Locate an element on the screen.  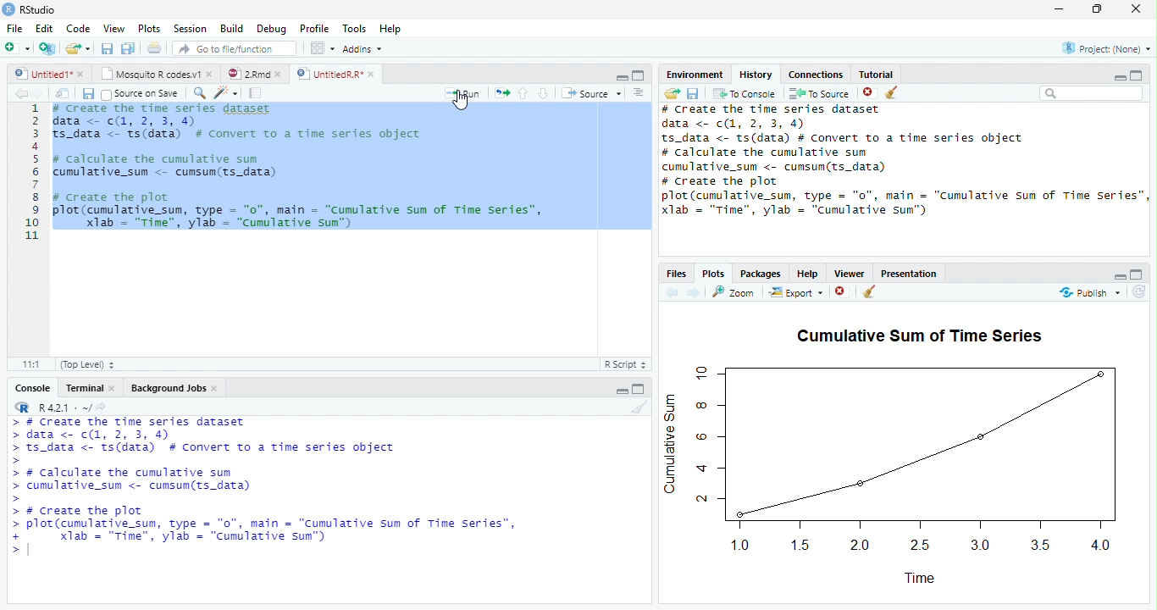
Maximize is located at coordinates (1098, 11).